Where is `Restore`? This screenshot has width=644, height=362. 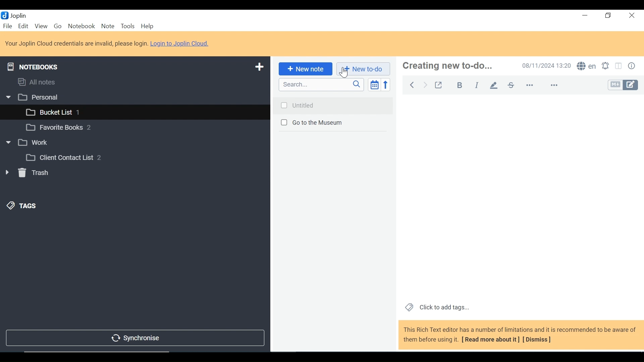
Restore is located at coordinates (608, 16).